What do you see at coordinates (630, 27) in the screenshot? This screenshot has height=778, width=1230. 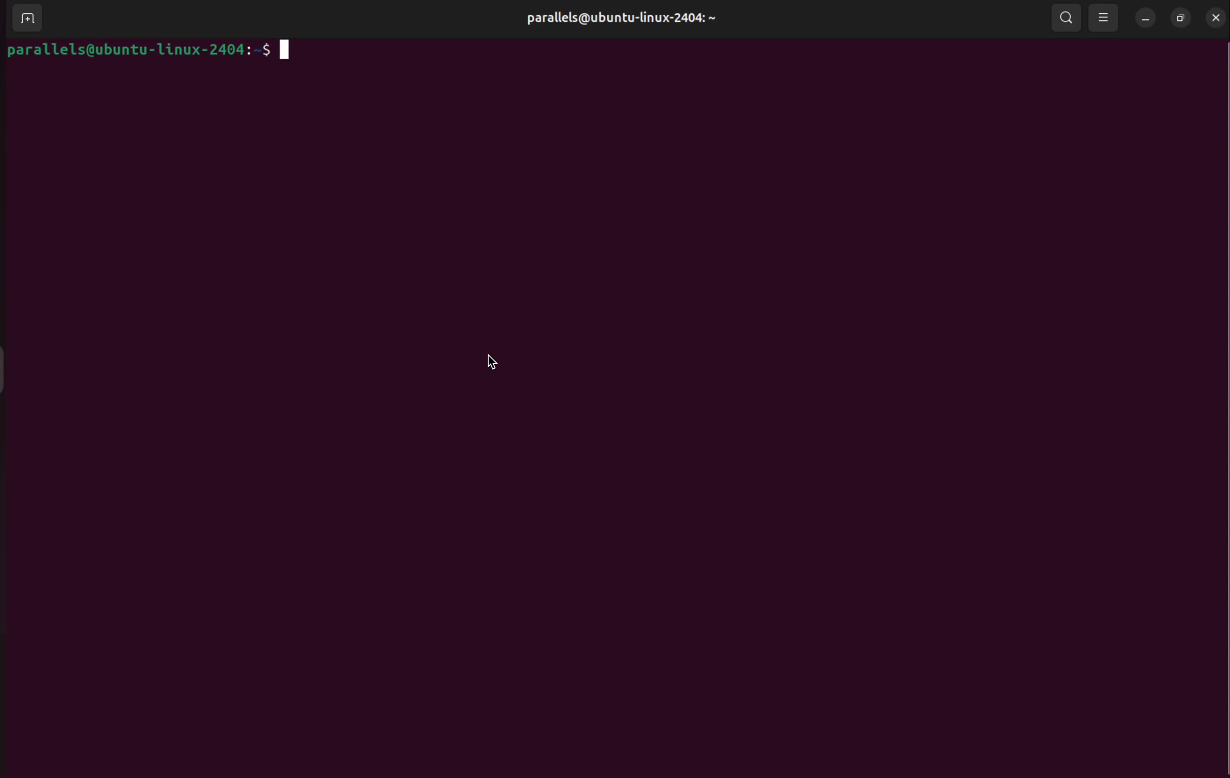 I see `parallels@ubuntu-linux-2404: ~` at bounding box center [630, 27].